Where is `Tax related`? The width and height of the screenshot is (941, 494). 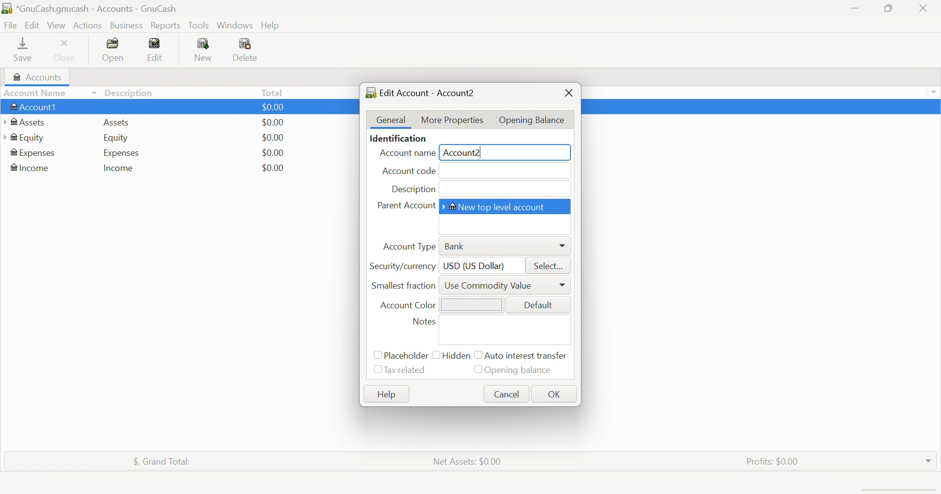
Tax related is located at coordinates (400, 370).